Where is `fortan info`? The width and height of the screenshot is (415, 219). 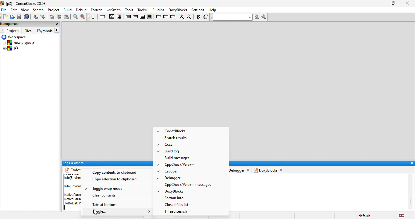 fortan info is located at coordinates (176, 198).